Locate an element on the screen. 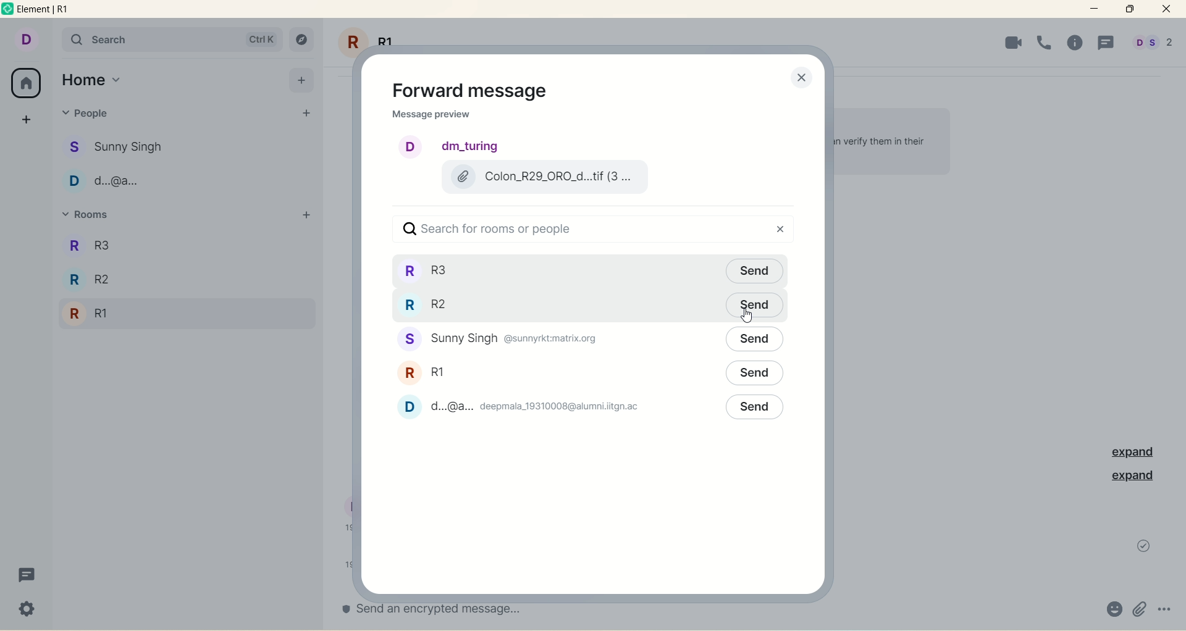 The image size is (1186, 631). search is located at coordinates (584, 230).